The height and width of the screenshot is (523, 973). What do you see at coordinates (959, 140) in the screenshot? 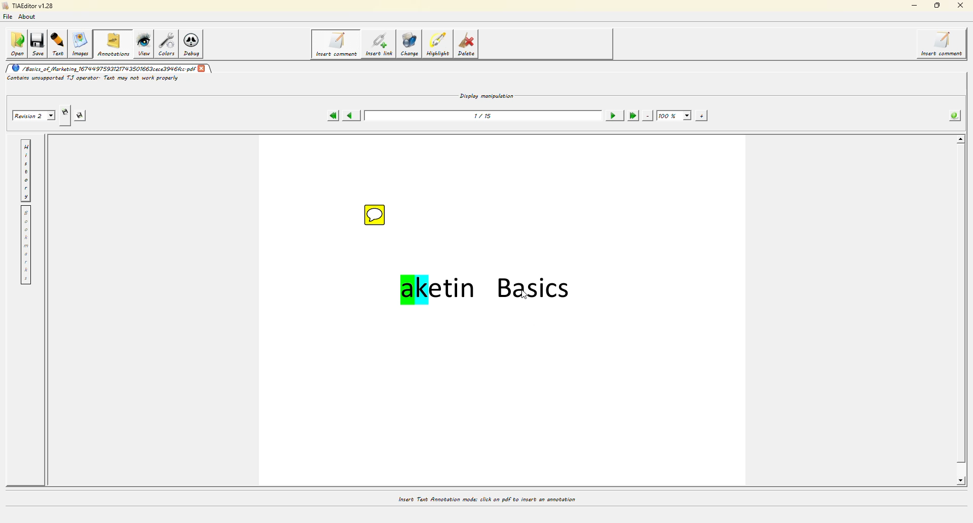
I see `scroll up` at bounding box center [959, 140].